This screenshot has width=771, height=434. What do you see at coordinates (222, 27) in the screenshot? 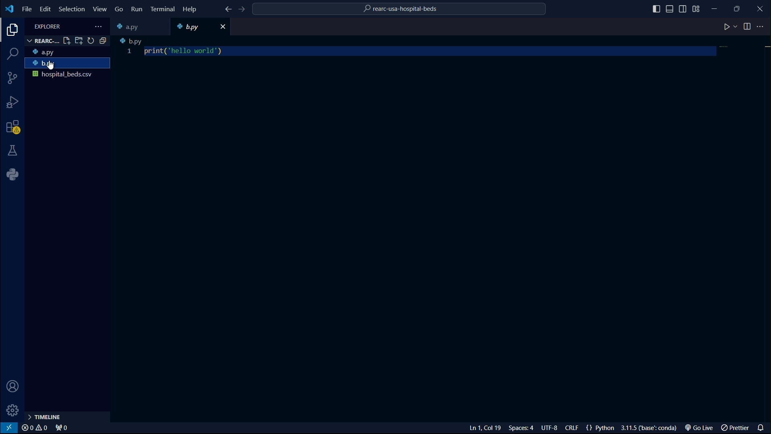
I see `close file` at bounding box center [222, 27].